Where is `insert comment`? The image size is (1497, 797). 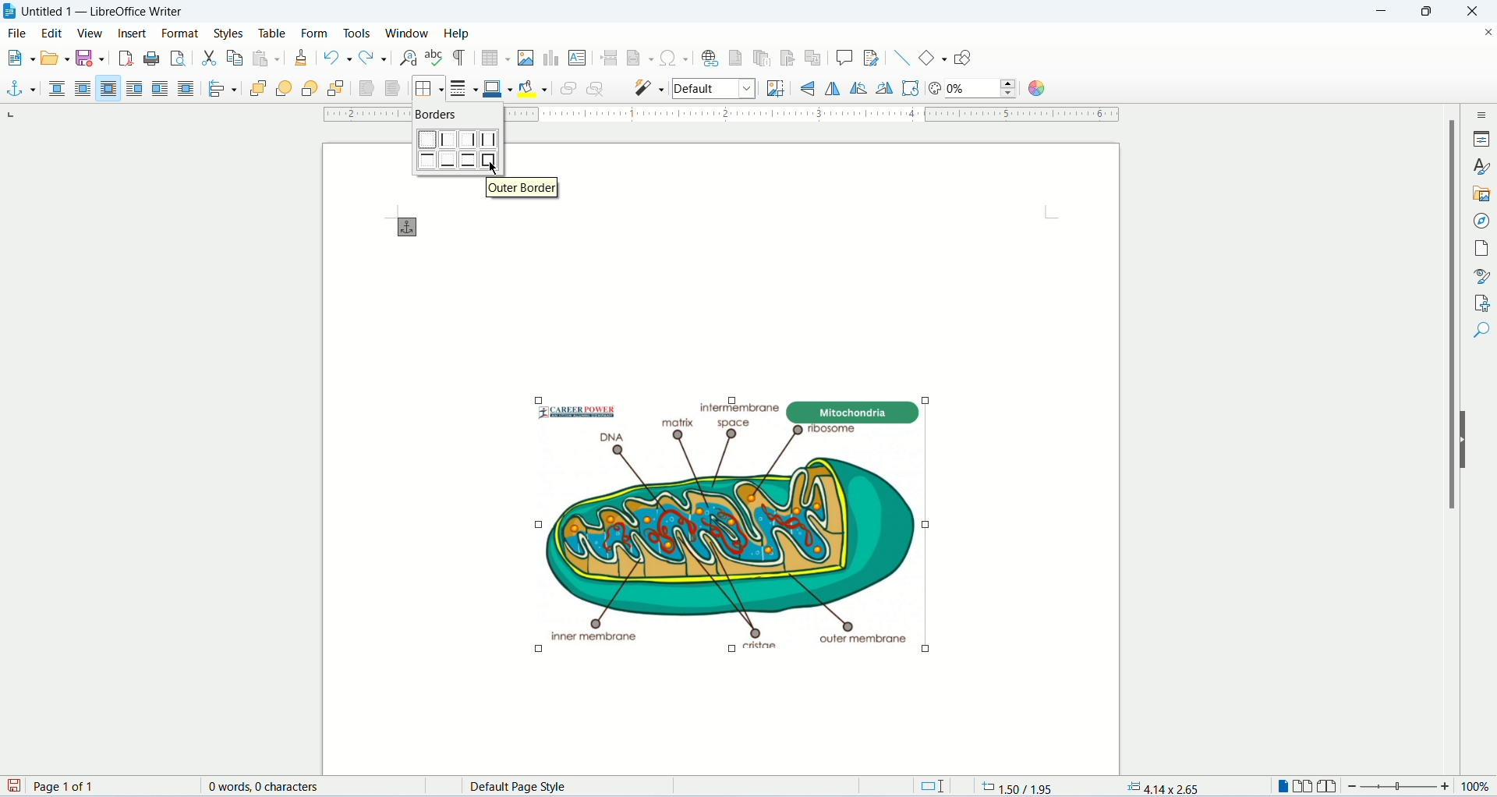 insert comment is located at coordinates (844, 58).